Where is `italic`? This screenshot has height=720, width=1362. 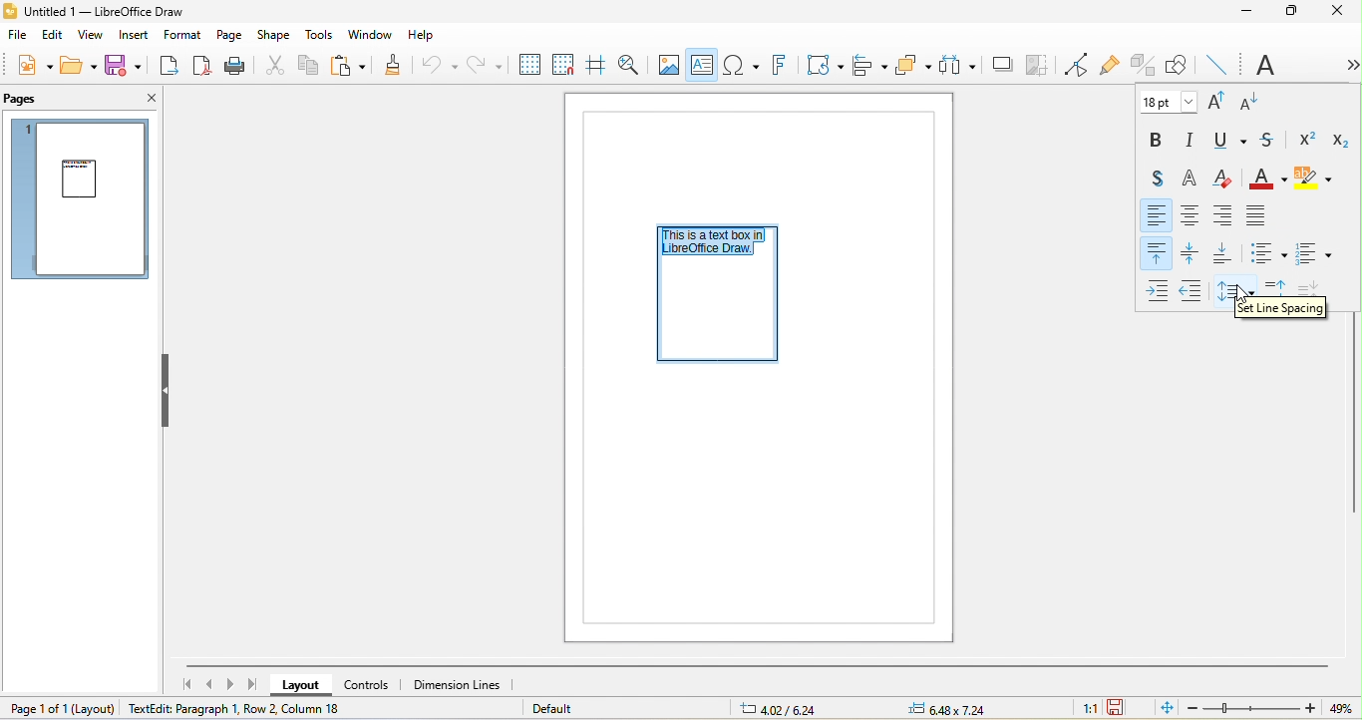 italic is located at coordinates (1195, 139).